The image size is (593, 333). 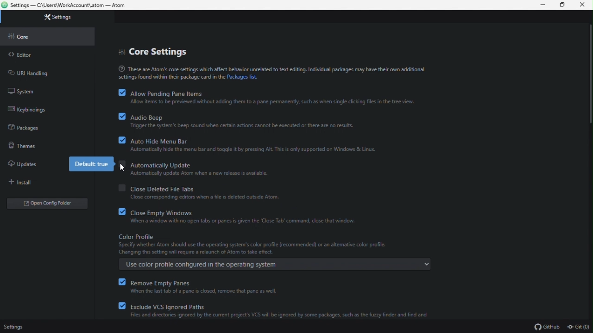 What do you see at coordinates (17, 326) in the screenshot?
I see `Settings` at bounding box center [17, 326].